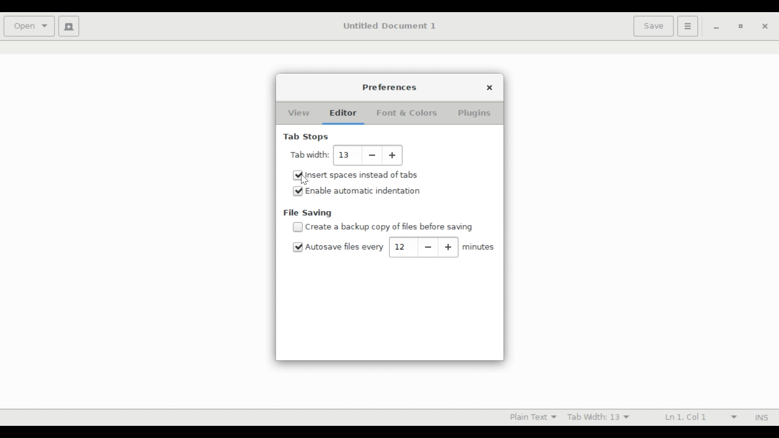  What do you see at coordinates (308, 213) in the screenshot?
I see `File Saving` at bounding box center [308, 213].